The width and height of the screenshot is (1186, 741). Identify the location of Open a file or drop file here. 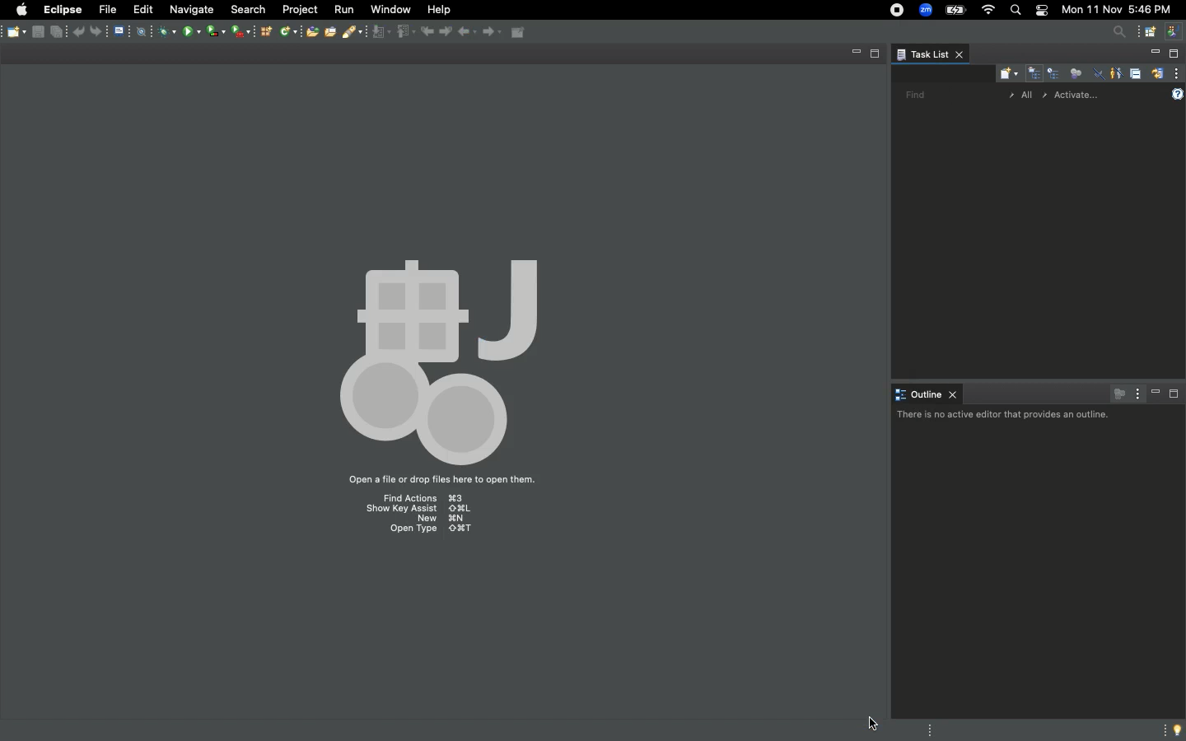
(455, 479).